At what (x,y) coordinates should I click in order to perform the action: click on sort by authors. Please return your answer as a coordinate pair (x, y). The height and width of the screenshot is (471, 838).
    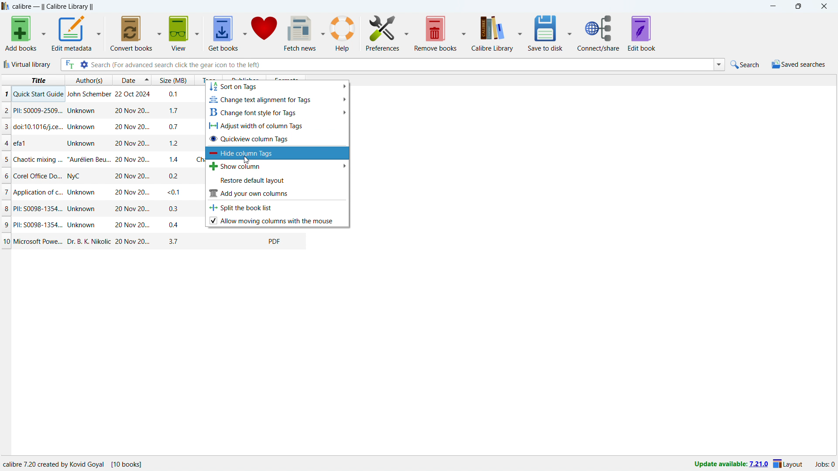
    Looking at the image, I should click on (89, 80).